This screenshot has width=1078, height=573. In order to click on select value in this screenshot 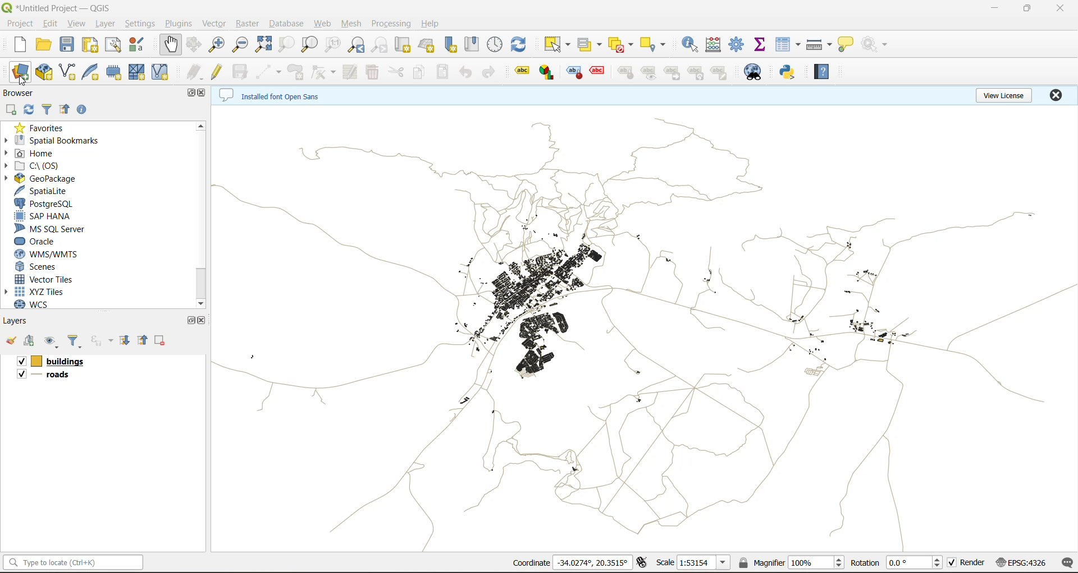, I will do `click(592, 47)`.